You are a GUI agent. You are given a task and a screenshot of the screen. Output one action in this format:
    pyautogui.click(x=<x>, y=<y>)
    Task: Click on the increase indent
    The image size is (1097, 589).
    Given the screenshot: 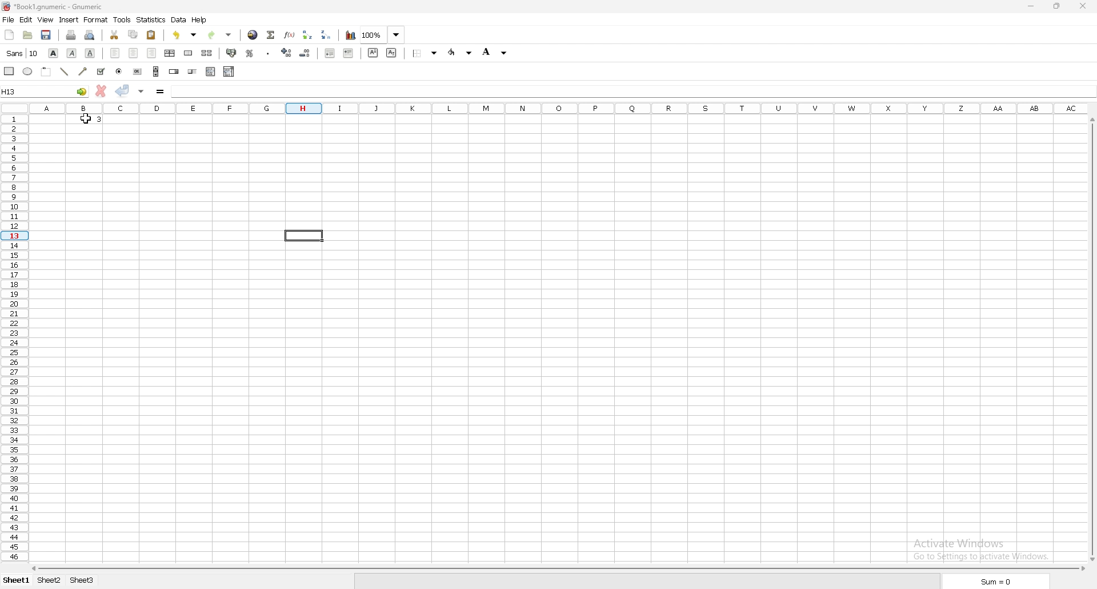 What is the action you would take?
    pyautogui.click(x=348, y=54)
    